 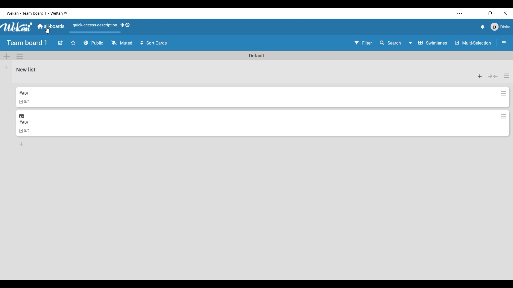 What do you see at coordinates (6, 67) in the screenshot?
I see `Add list` at bounding box center [6, 67].